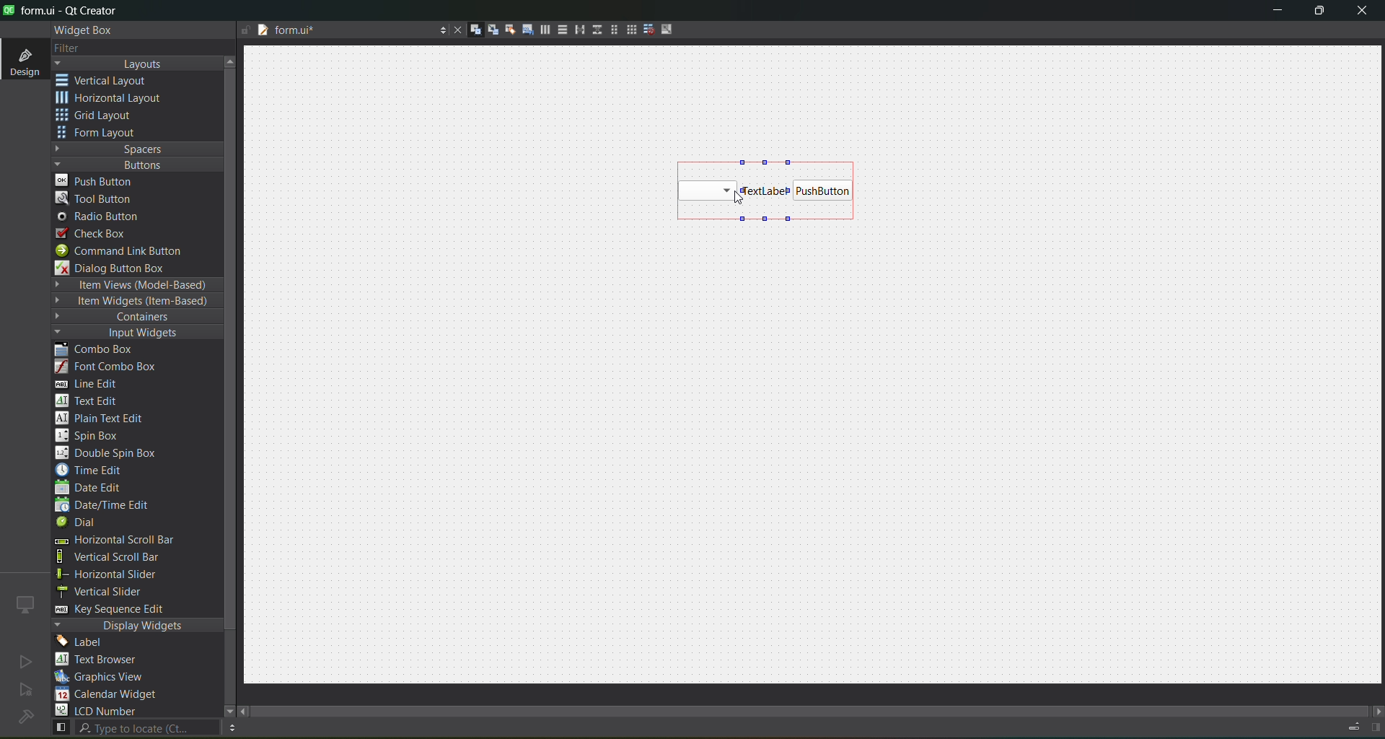 Image resolution: width=1385 pixels, height=739 pixels. Describe the element at coordinates (26, 604) in the screenshot. I see `icon` at that location.